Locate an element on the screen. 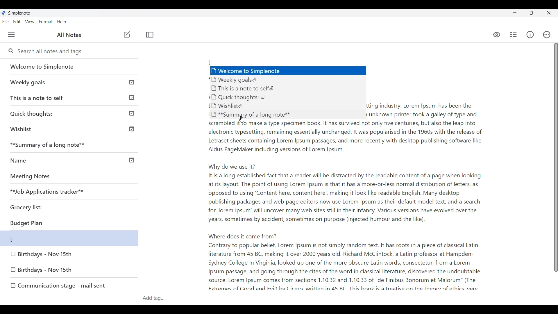 This screenshot has height=314, width=558. Grocery list is located at coordinates (35, 205).